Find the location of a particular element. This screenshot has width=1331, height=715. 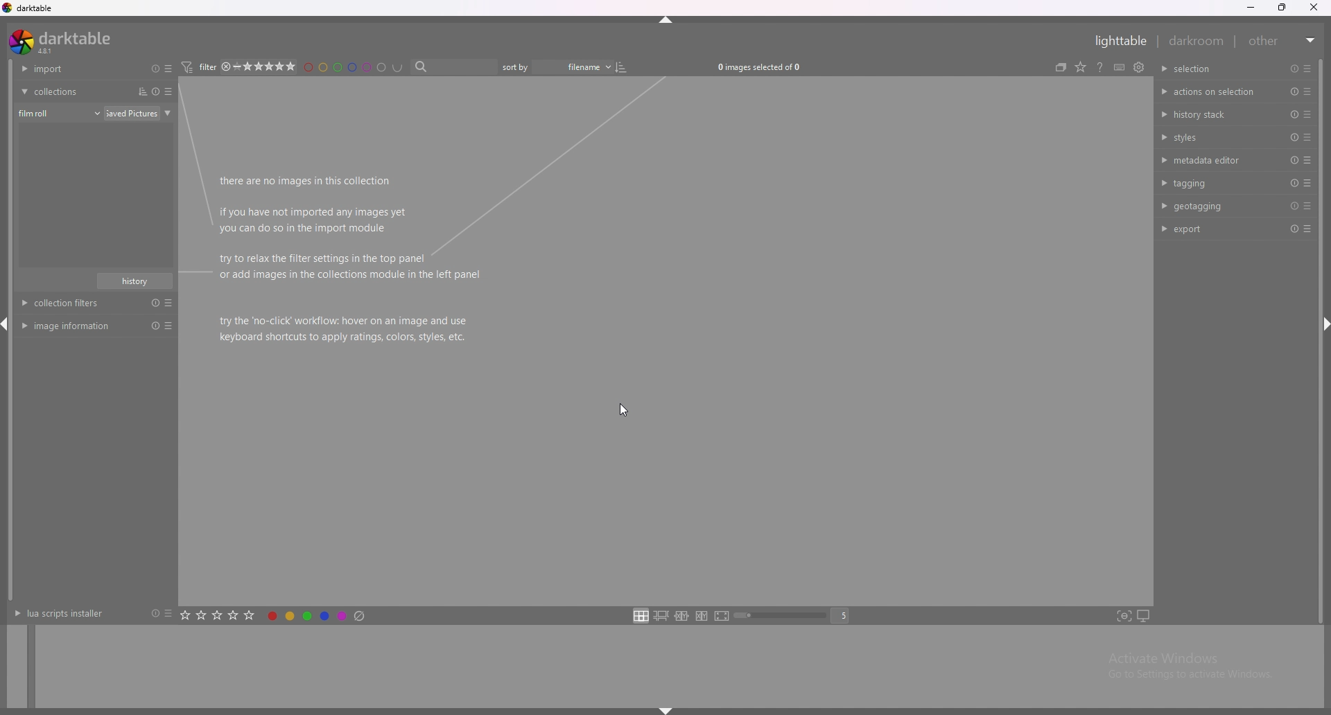

search bar is located at coordinates (457, 67).